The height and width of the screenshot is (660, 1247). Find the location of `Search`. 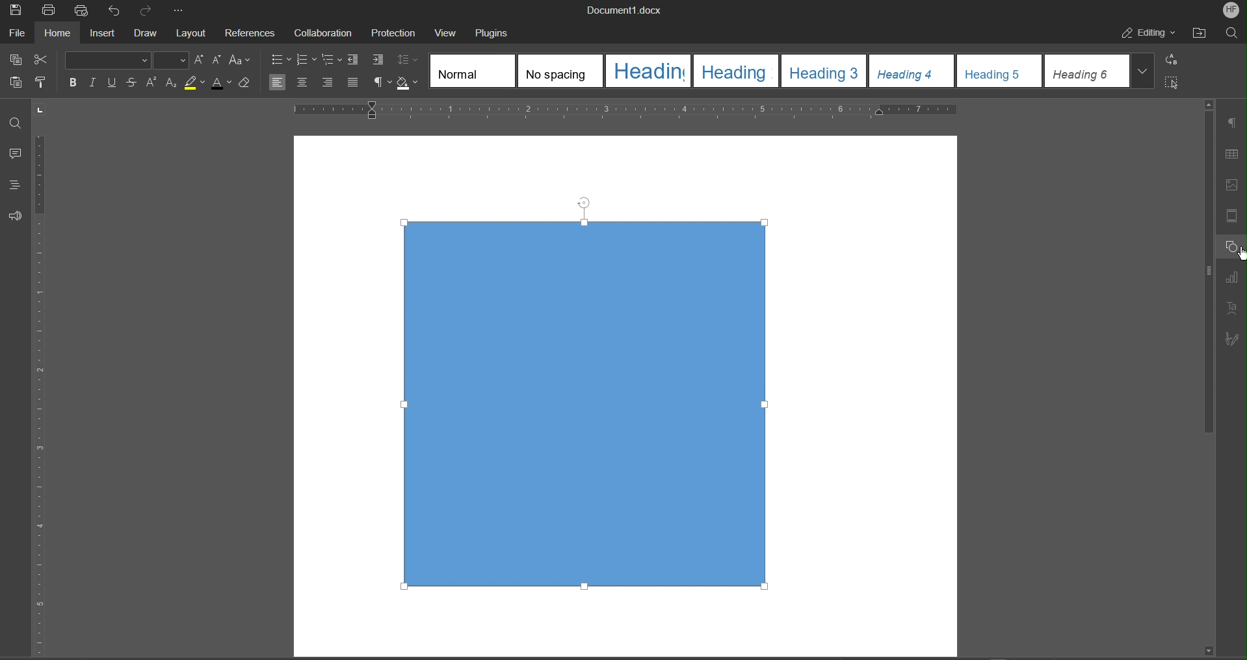

Search is located at coordinates (1234, 33).